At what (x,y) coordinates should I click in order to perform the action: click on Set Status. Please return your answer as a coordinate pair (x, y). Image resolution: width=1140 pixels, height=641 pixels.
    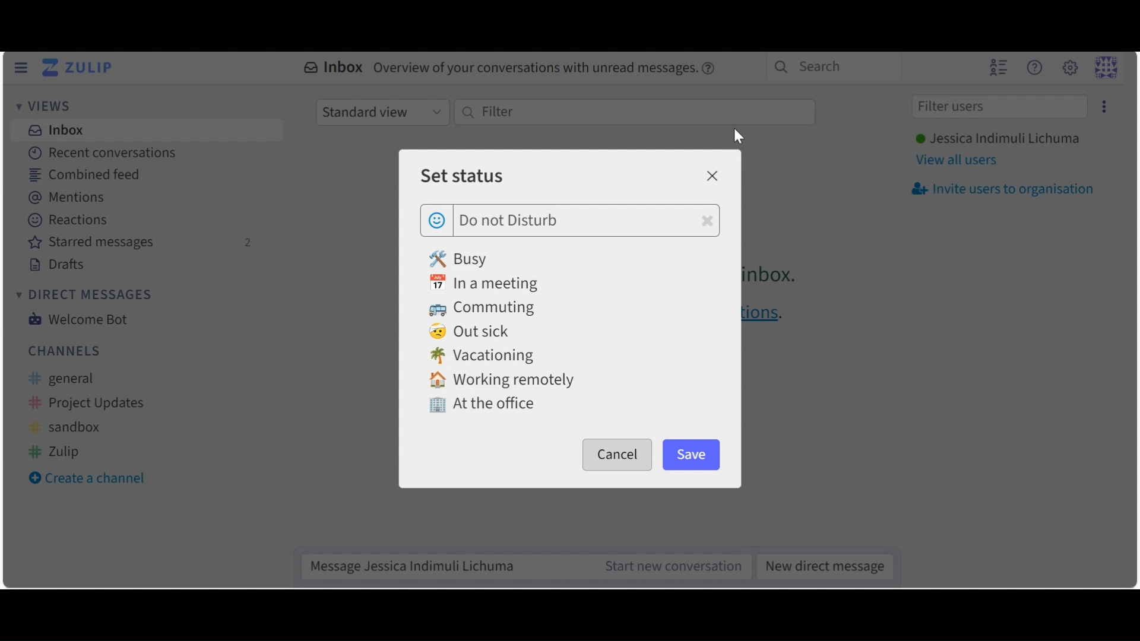
    Looking at the image, I should click on (461, 175).